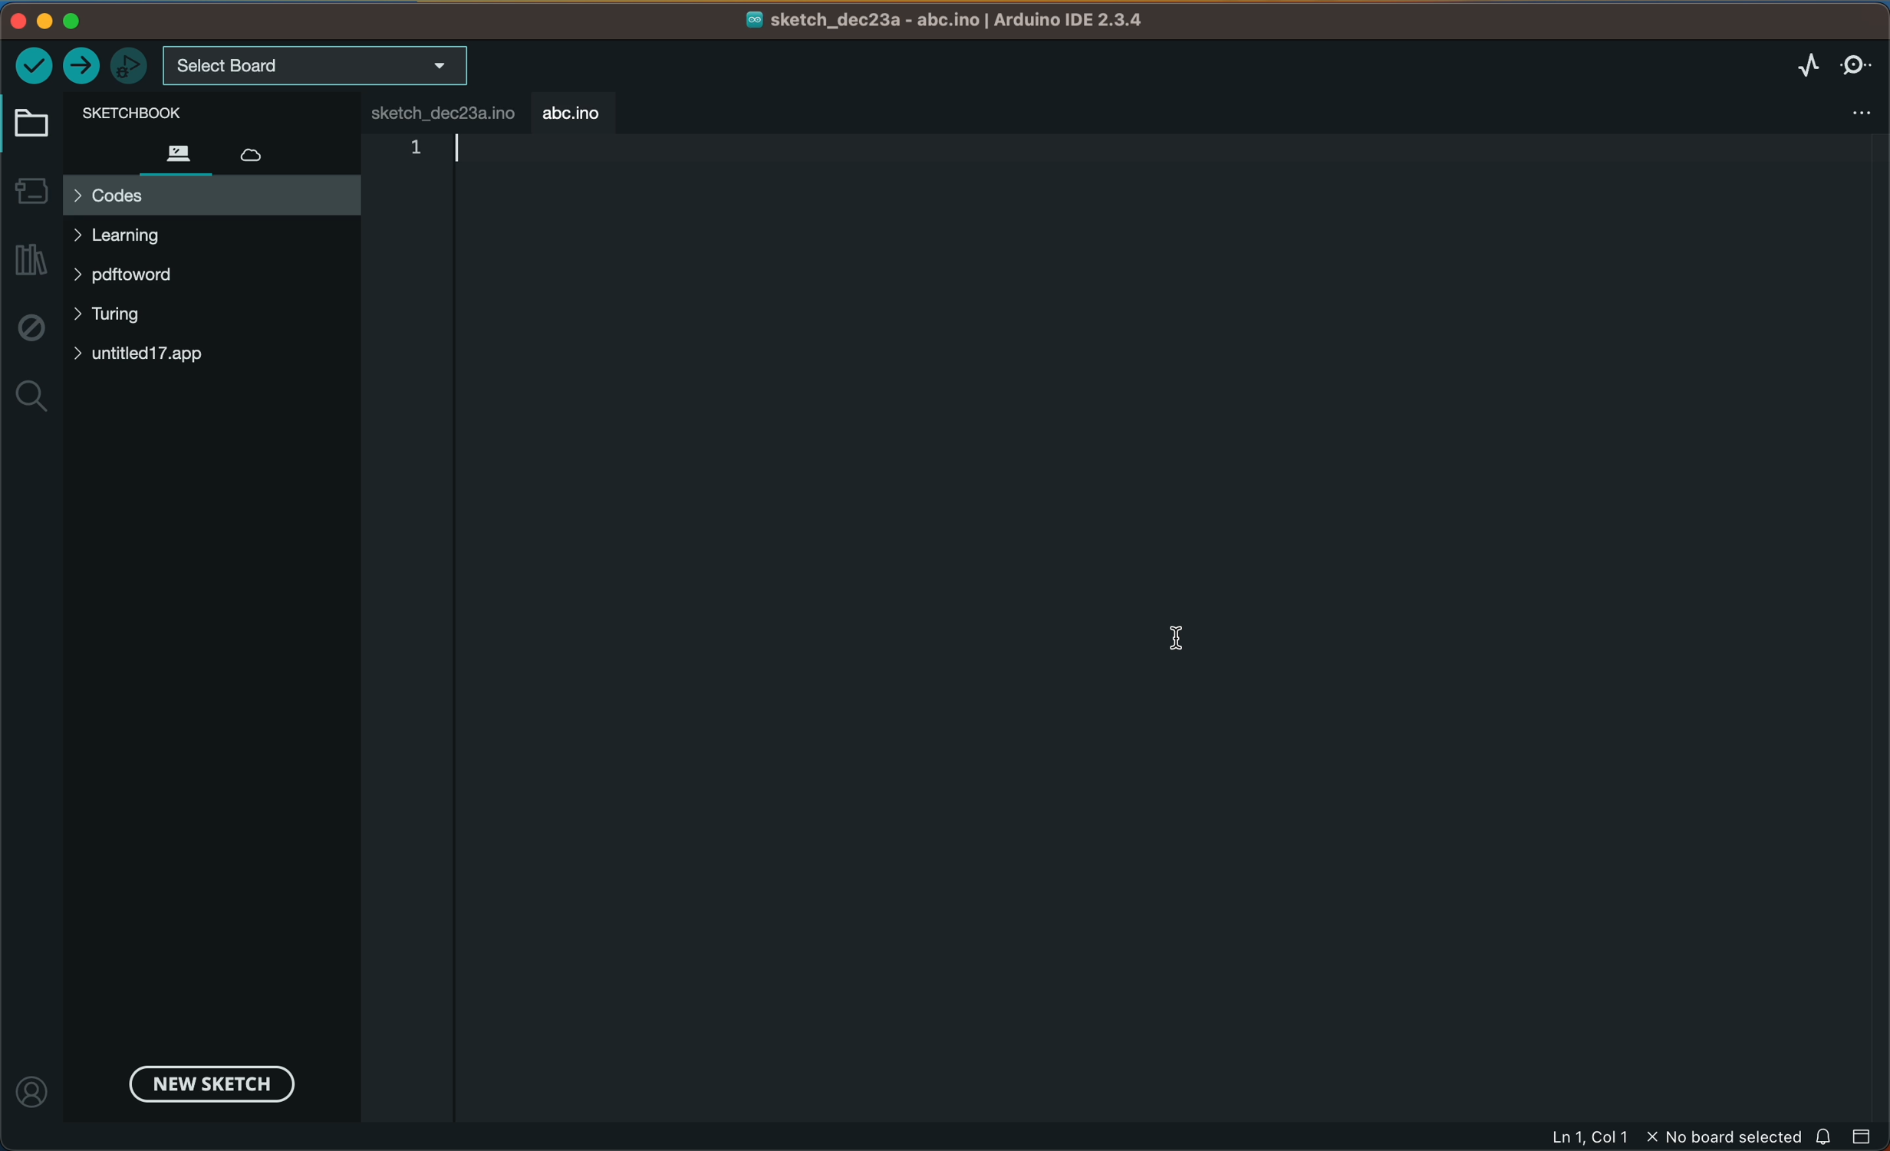 Image resolution: width=1890 pixels, height=1151 pixels. What do you see at coordinates (317, 67) in the screenshot?
I see `board selecter` at bounding box center [317, 67].